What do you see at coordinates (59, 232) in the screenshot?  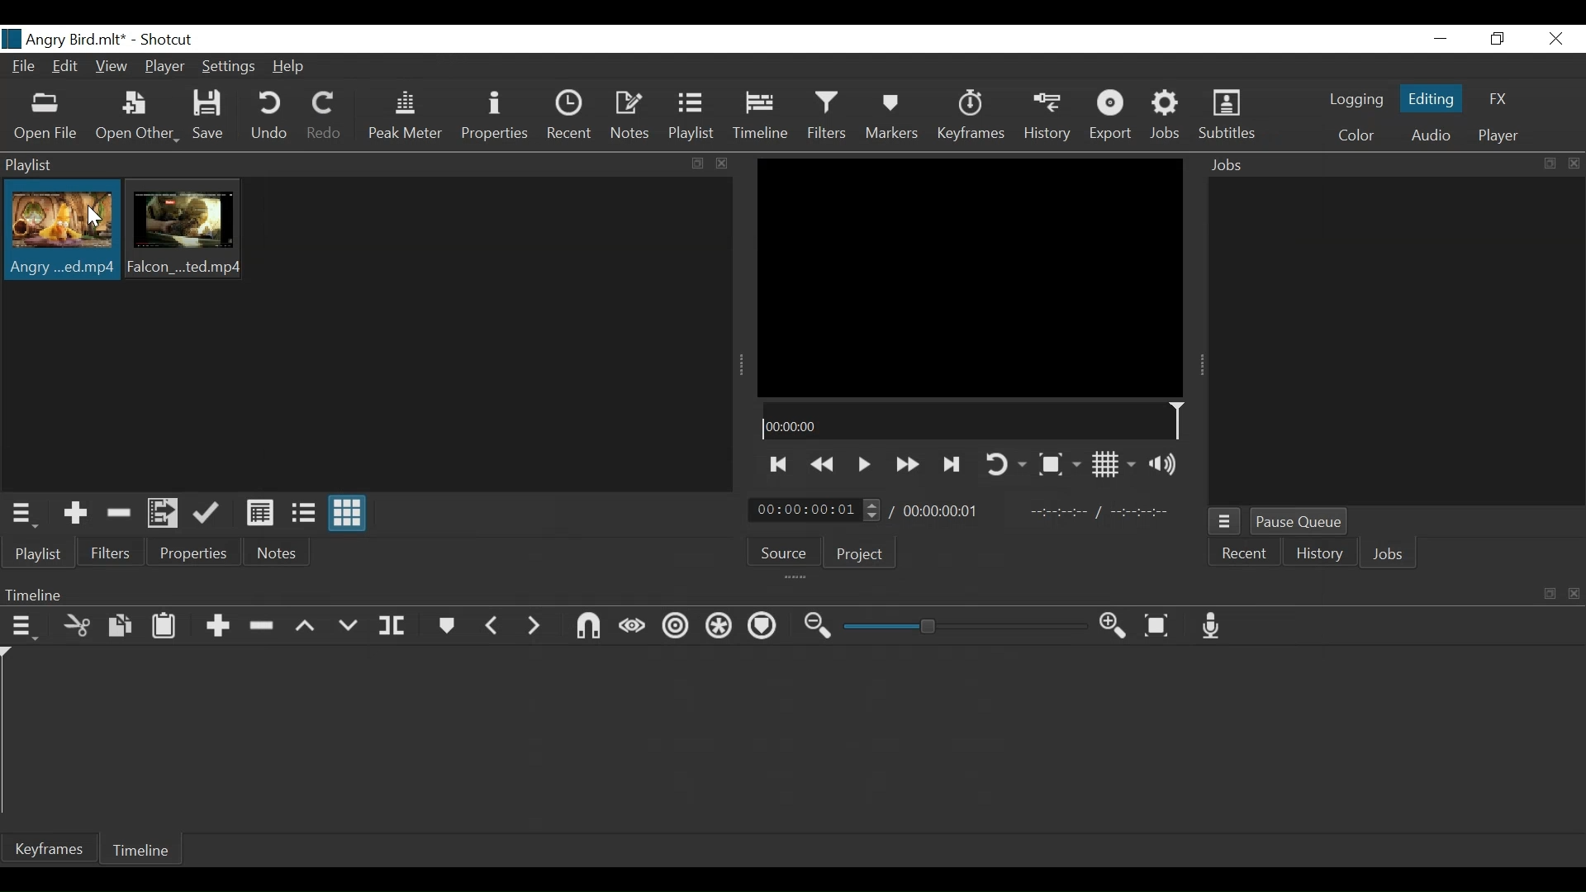 I see `Clip` at bounding box center [59, 232].